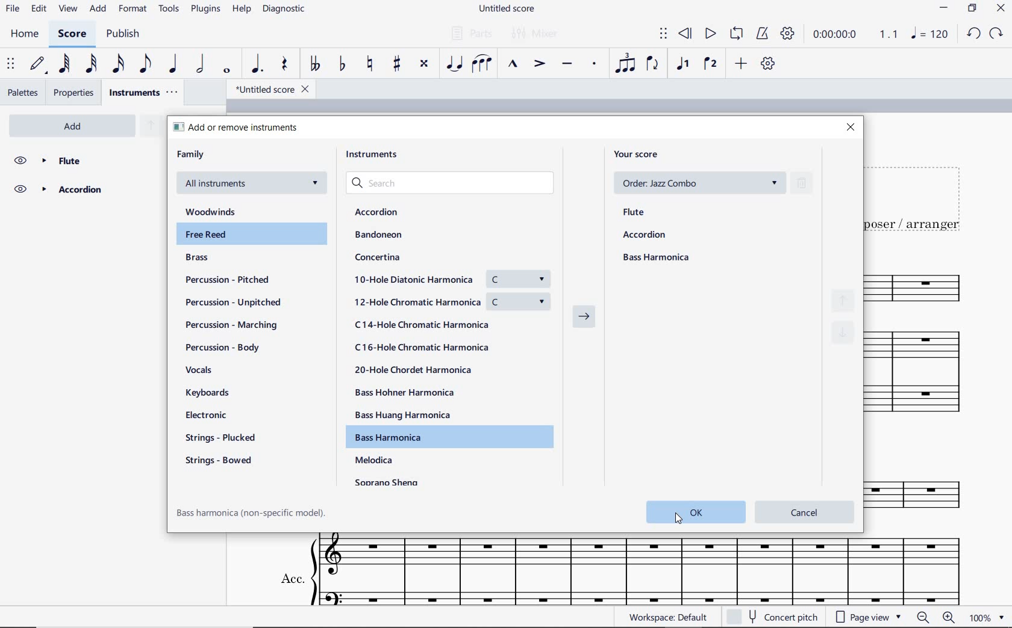 Image resolution: width=1012 pixels, height=628 pixels. Describe the element at coordinates (505, 10) in the screenshot. I see `FILE NAME` at that location.